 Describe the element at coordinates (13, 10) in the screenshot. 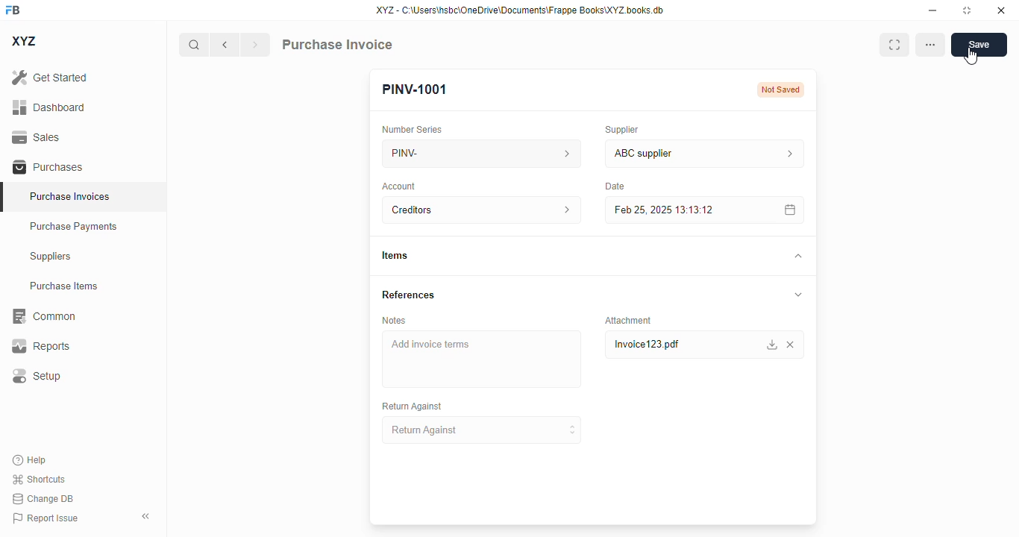

I see `FB - logo` at that location.